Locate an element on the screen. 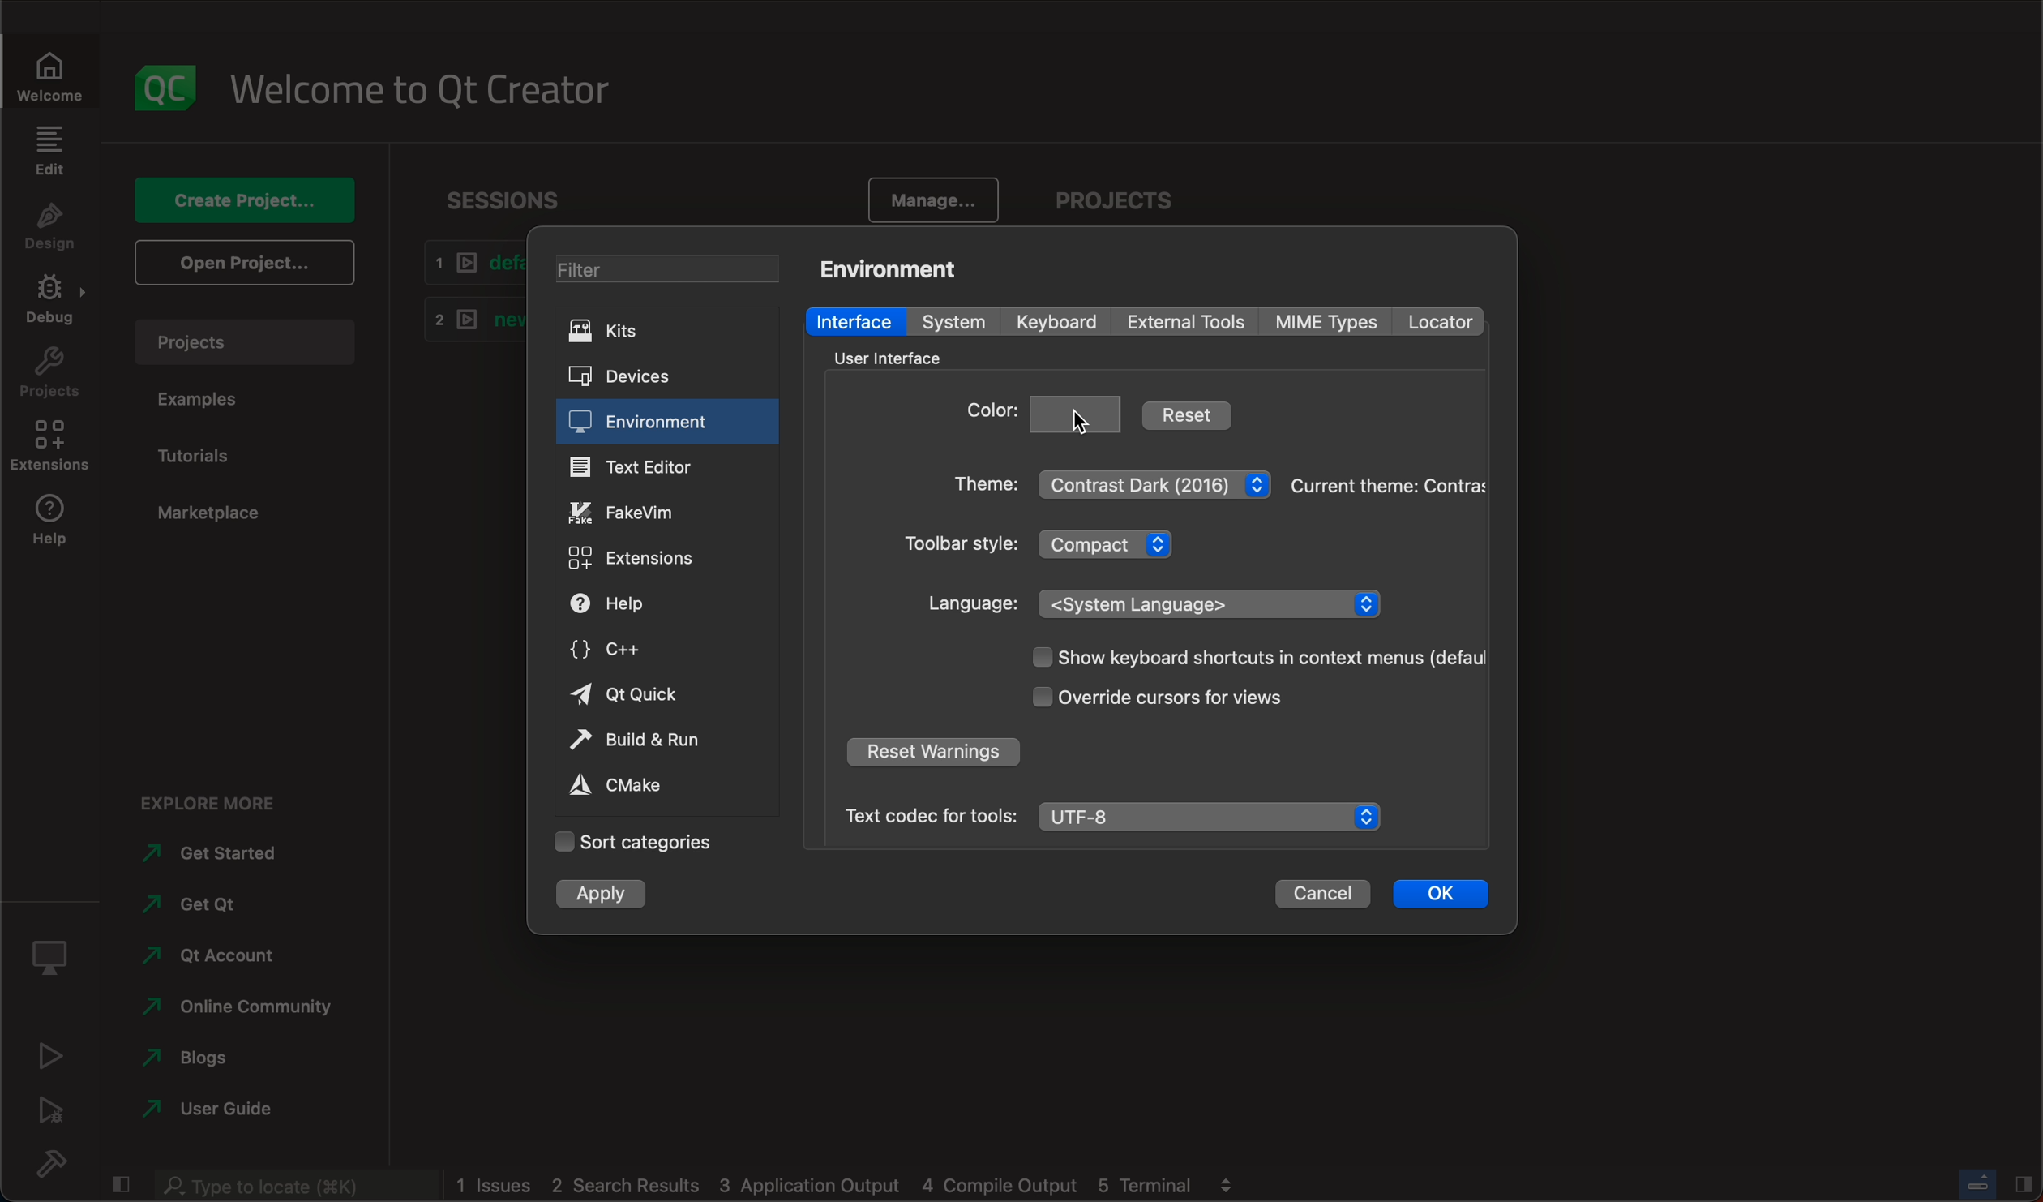 The image size is (2043, 1202). toolbar style is located at coordinates (956, 547).